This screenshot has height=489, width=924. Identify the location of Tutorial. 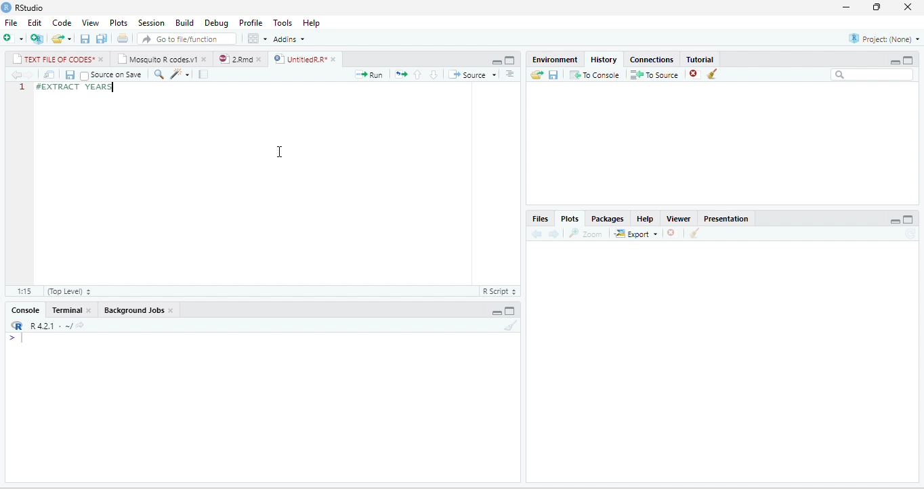
(700, 60).